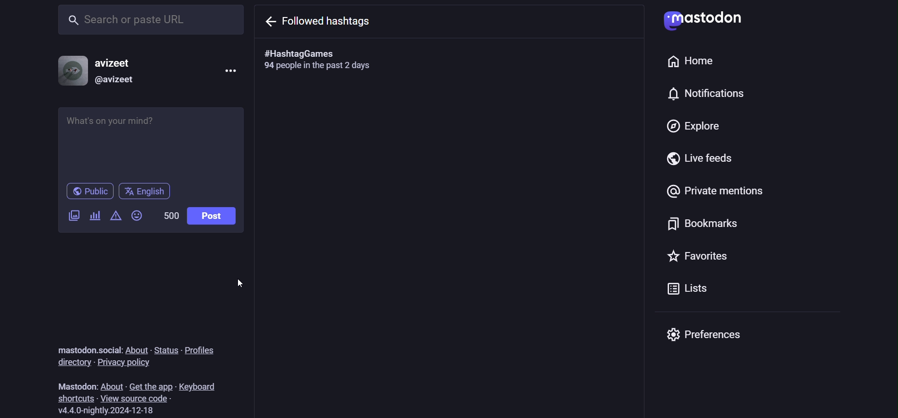 This screenshot has height=418, width=898. What do you see at coordinates (73, 398) in the screenshot?
I see `shortcuts` at bounding box center [73, 398].